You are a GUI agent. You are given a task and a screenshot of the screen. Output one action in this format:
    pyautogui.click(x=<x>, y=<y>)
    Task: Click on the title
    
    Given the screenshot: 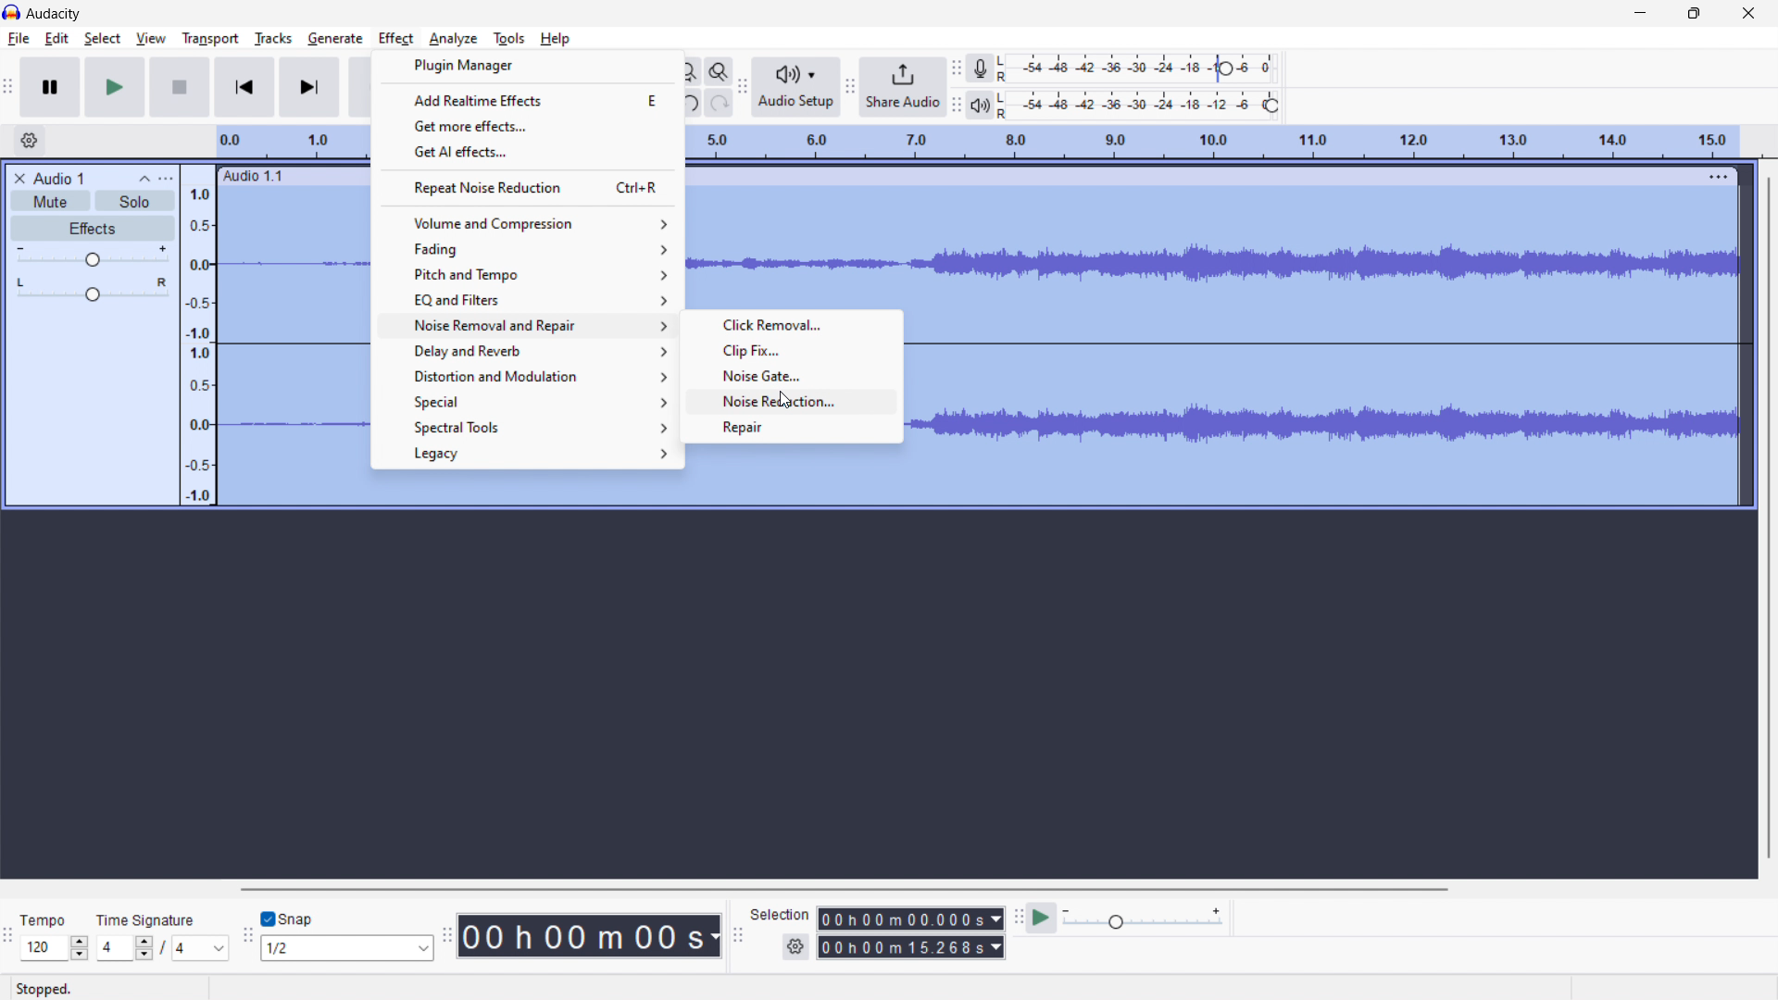 What is the action you would take?
    pyautogui.click(x=57, y=178)
    